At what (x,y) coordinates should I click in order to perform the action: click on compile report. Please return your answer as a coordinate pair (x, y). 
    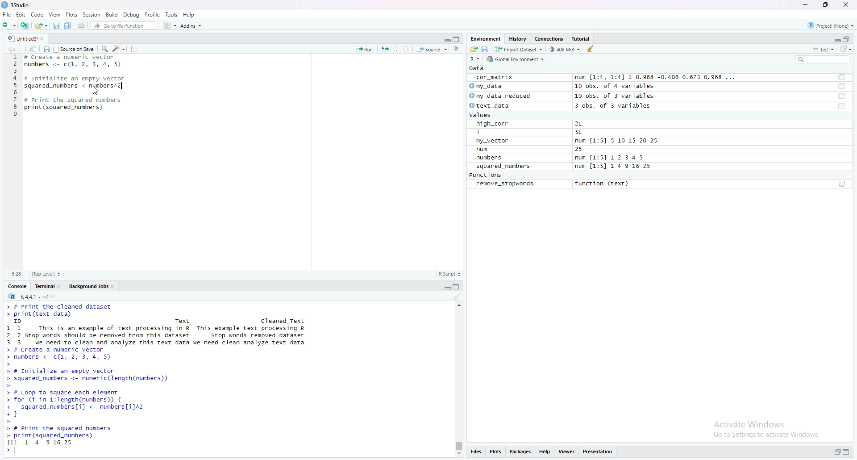
    Looking at the image, I should click on (134, 49).